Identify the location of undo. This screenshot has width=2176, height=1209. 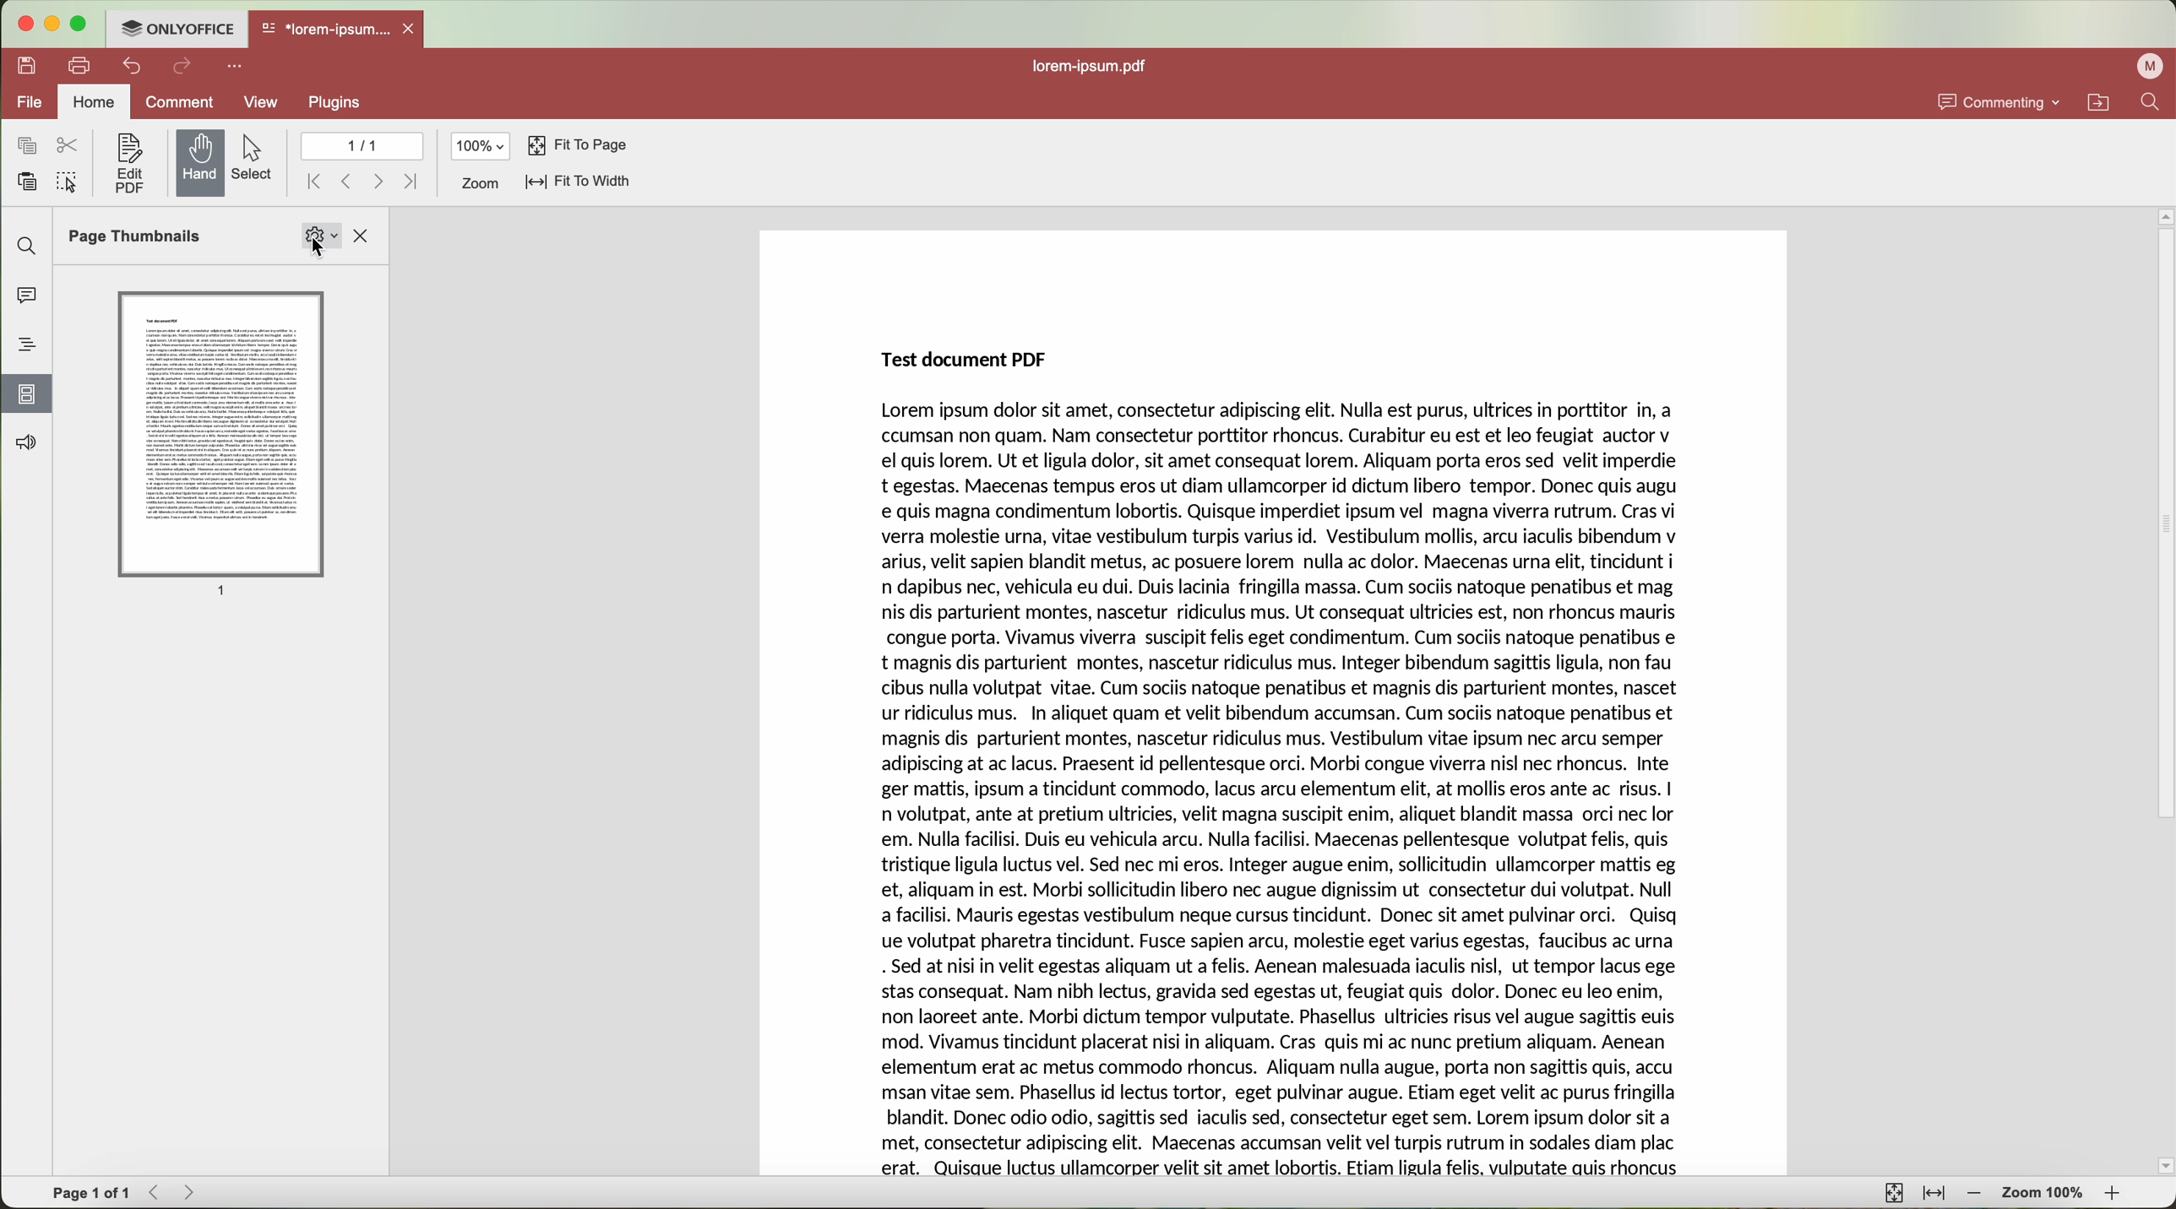
(128, 66).